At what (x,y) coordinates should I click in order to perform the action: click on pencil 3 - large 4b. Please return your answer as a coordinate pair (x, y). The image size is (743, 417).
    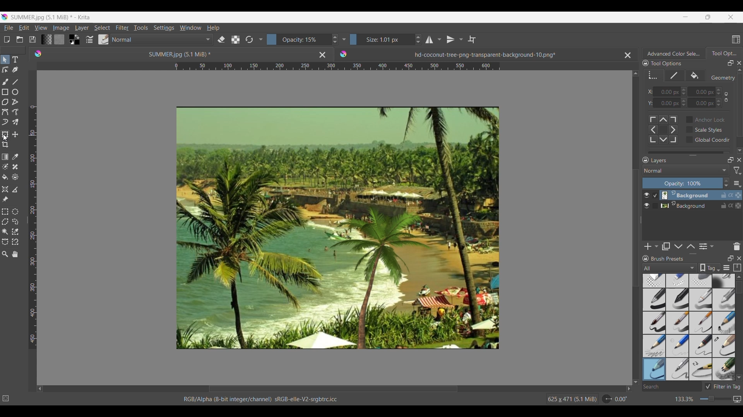
    Looking at the image, I should click on (724, 346).